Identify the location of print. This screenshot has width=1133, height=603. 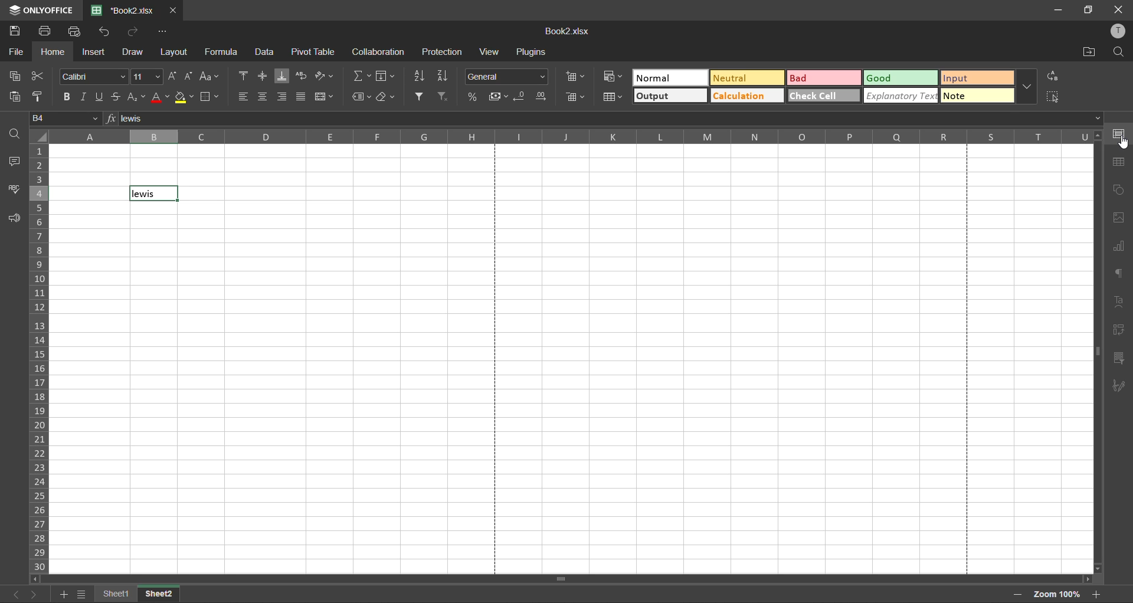
(44, 31).